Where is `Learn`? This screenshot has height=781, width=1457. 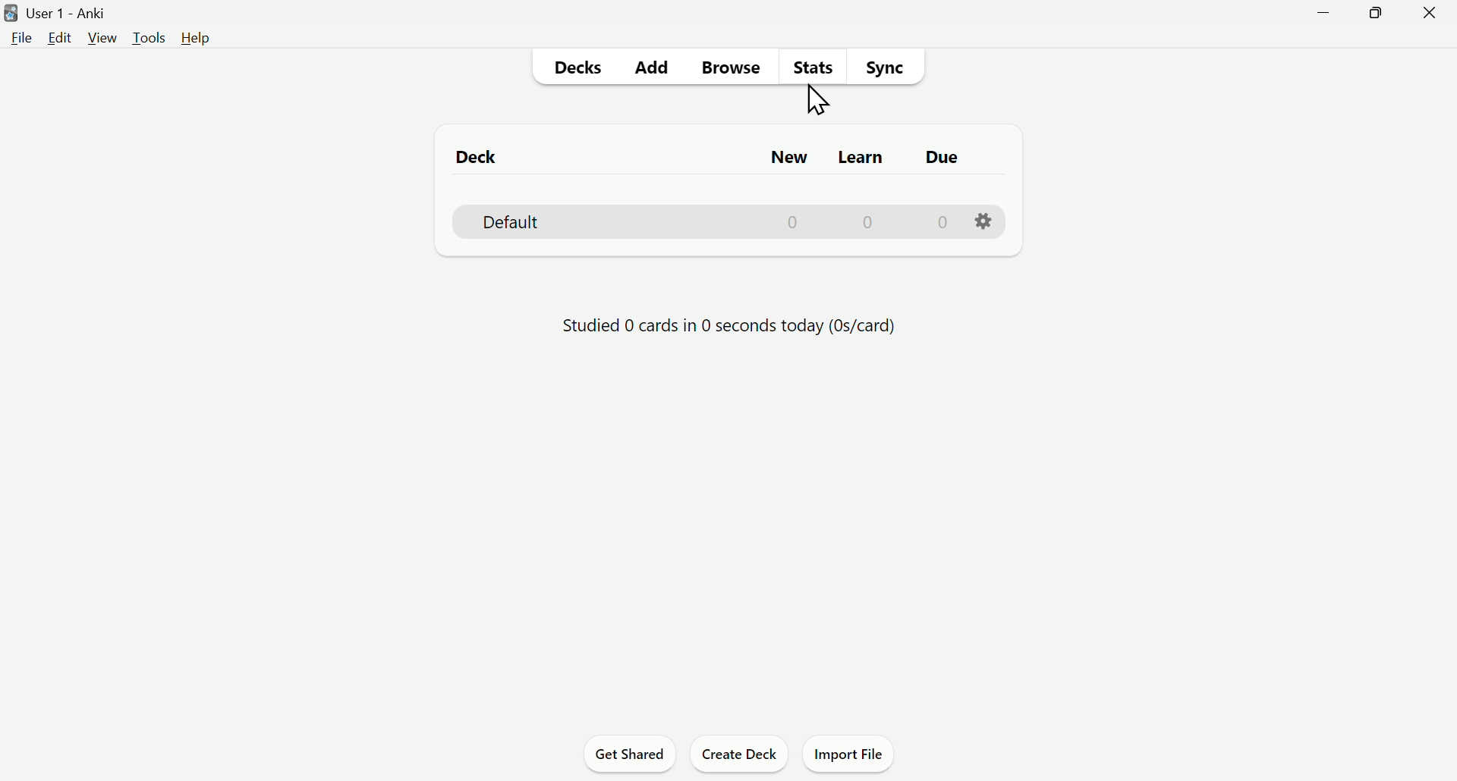 Learn is located at coordinates (863, 158).